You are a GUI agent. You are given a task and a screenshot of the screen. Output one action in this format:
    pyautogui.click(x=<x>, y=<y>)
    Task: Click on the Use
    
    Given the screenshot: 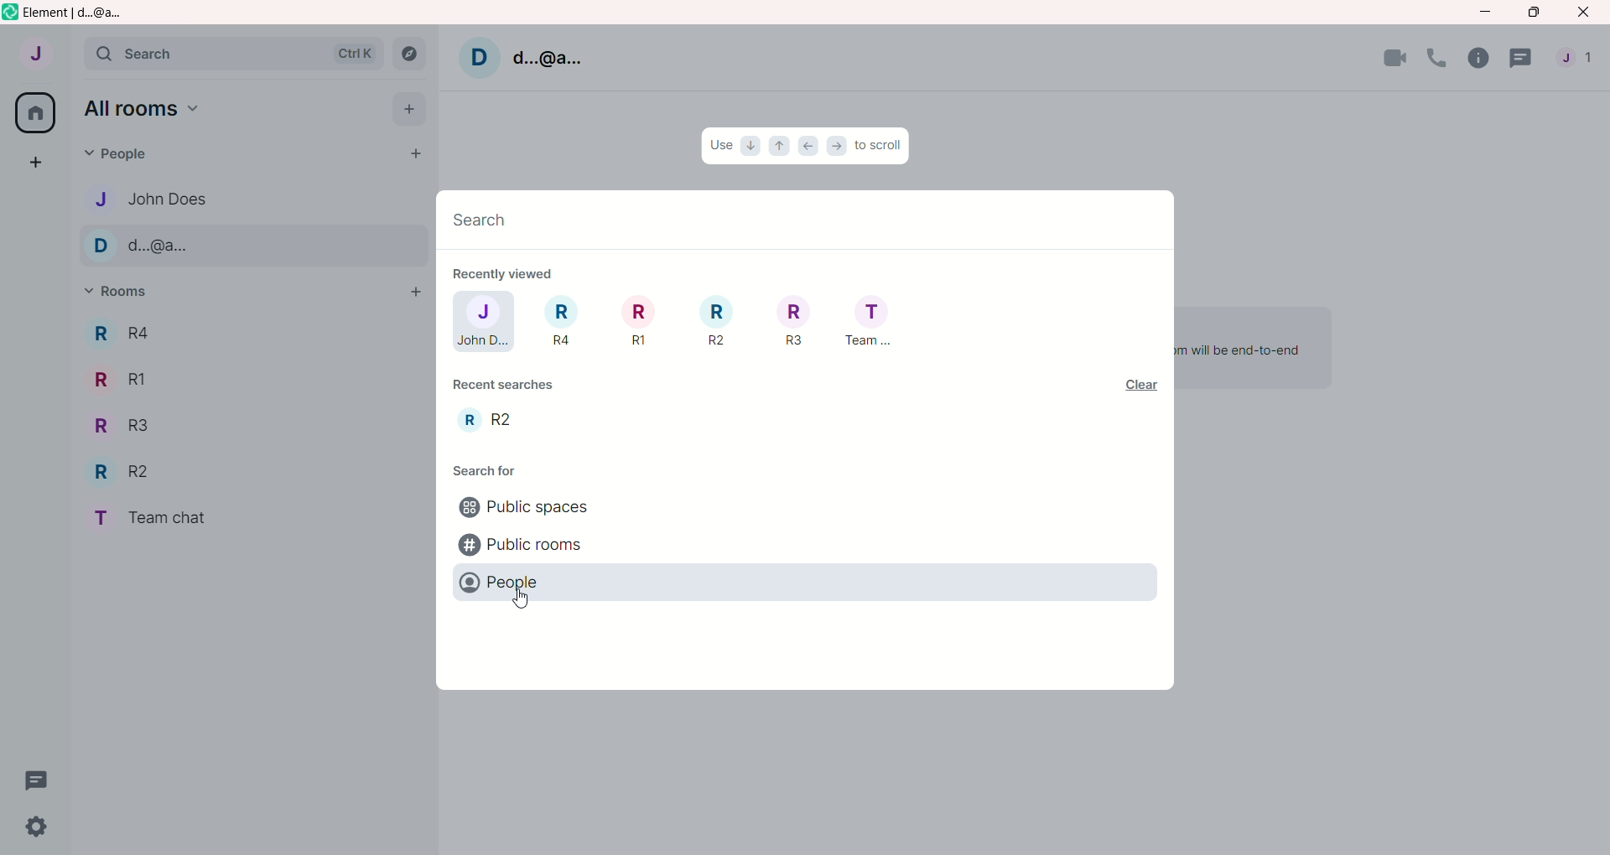 What is the action you would take?
    pyautogui.click(x=721, y=148)
    